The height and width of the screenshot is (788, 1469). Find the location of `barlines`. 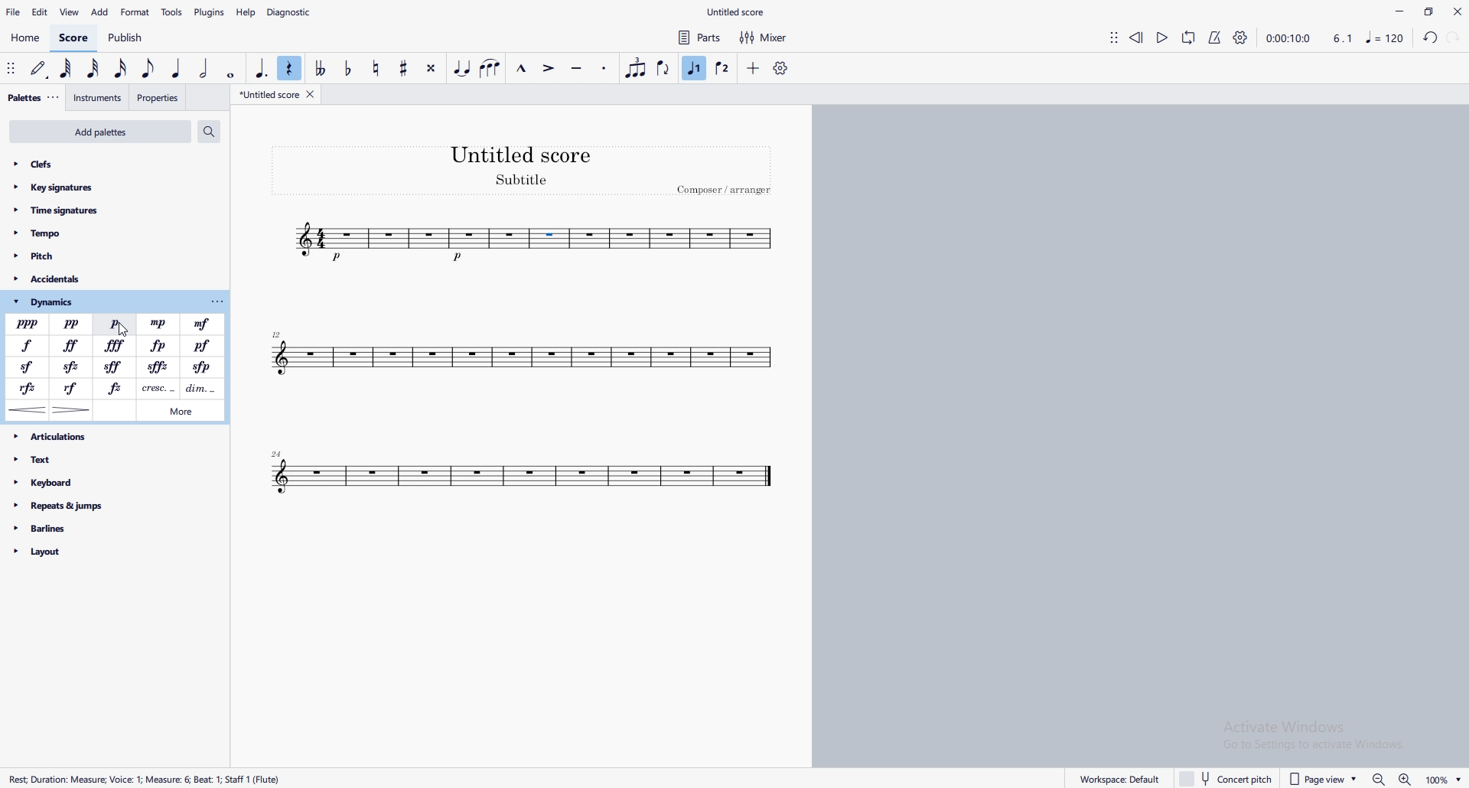

barlines is located at coordinates (96, 528).